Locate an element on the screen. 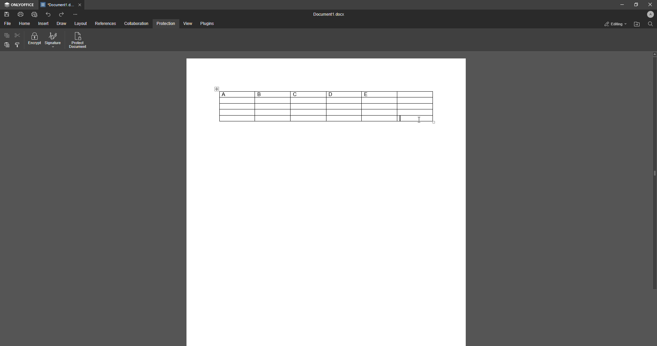 The width and height of the screenshot is (657, 346). E is located at coordinates (379, 94).